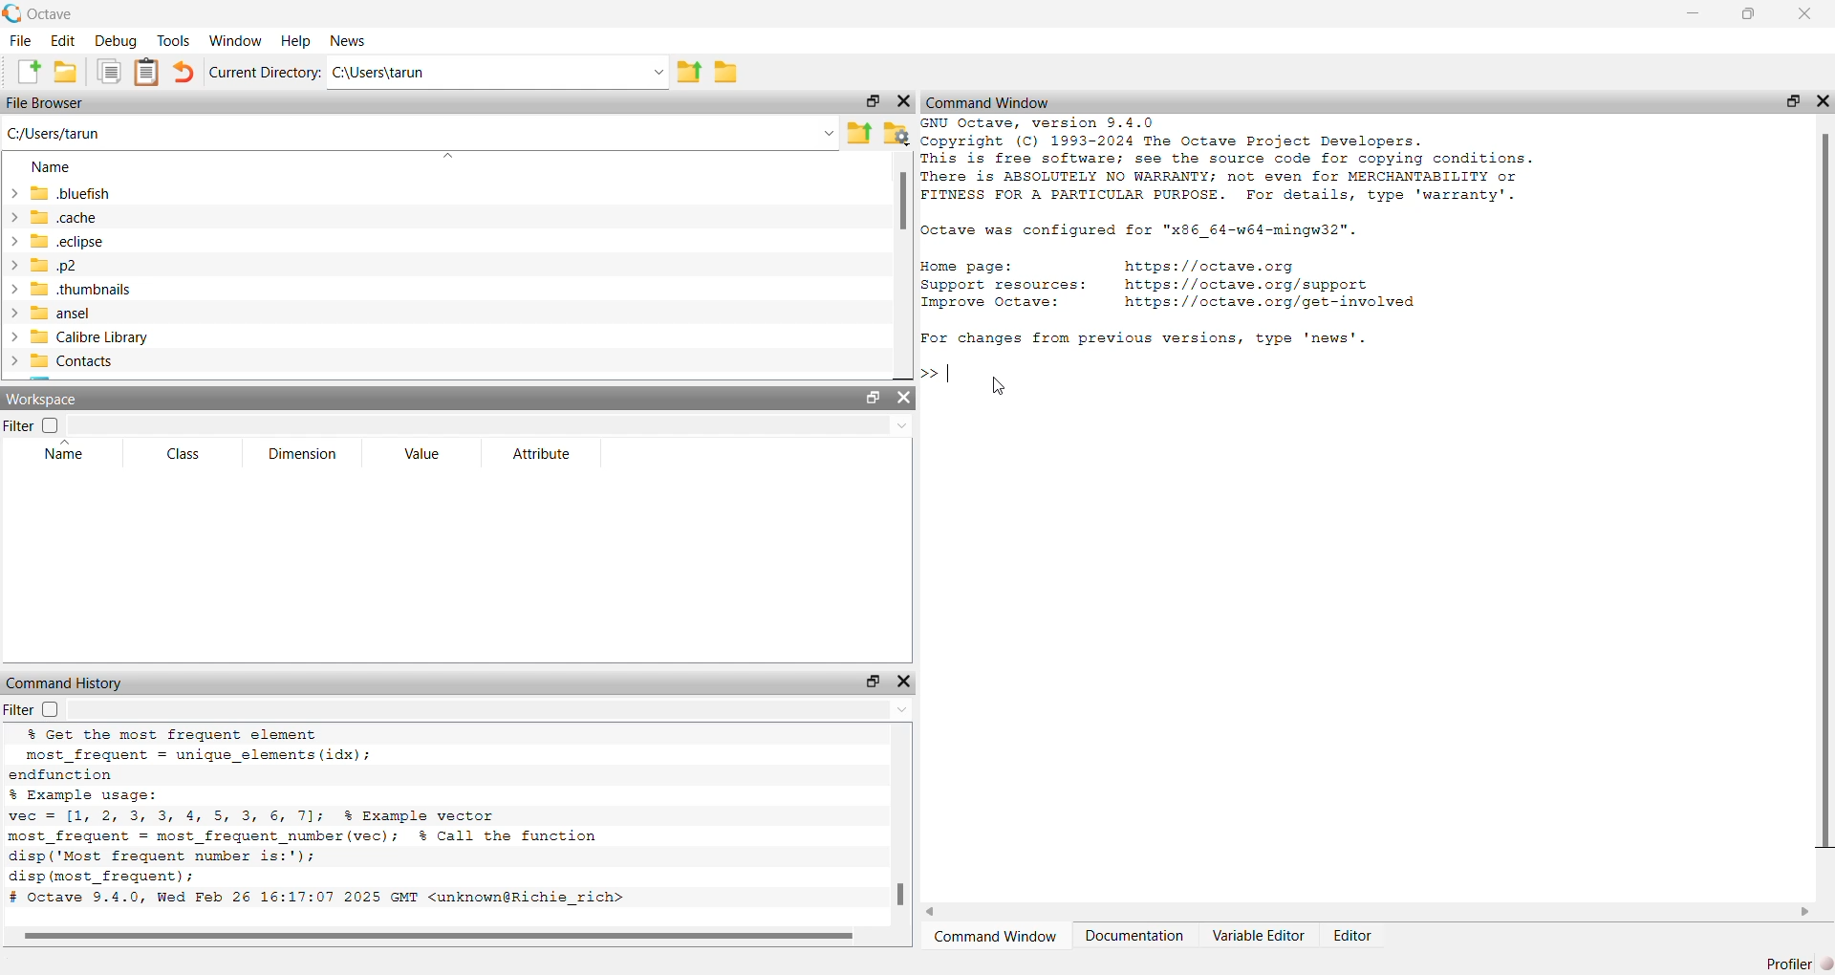  I want to click on vertical scroll bar, so click(903, 825).